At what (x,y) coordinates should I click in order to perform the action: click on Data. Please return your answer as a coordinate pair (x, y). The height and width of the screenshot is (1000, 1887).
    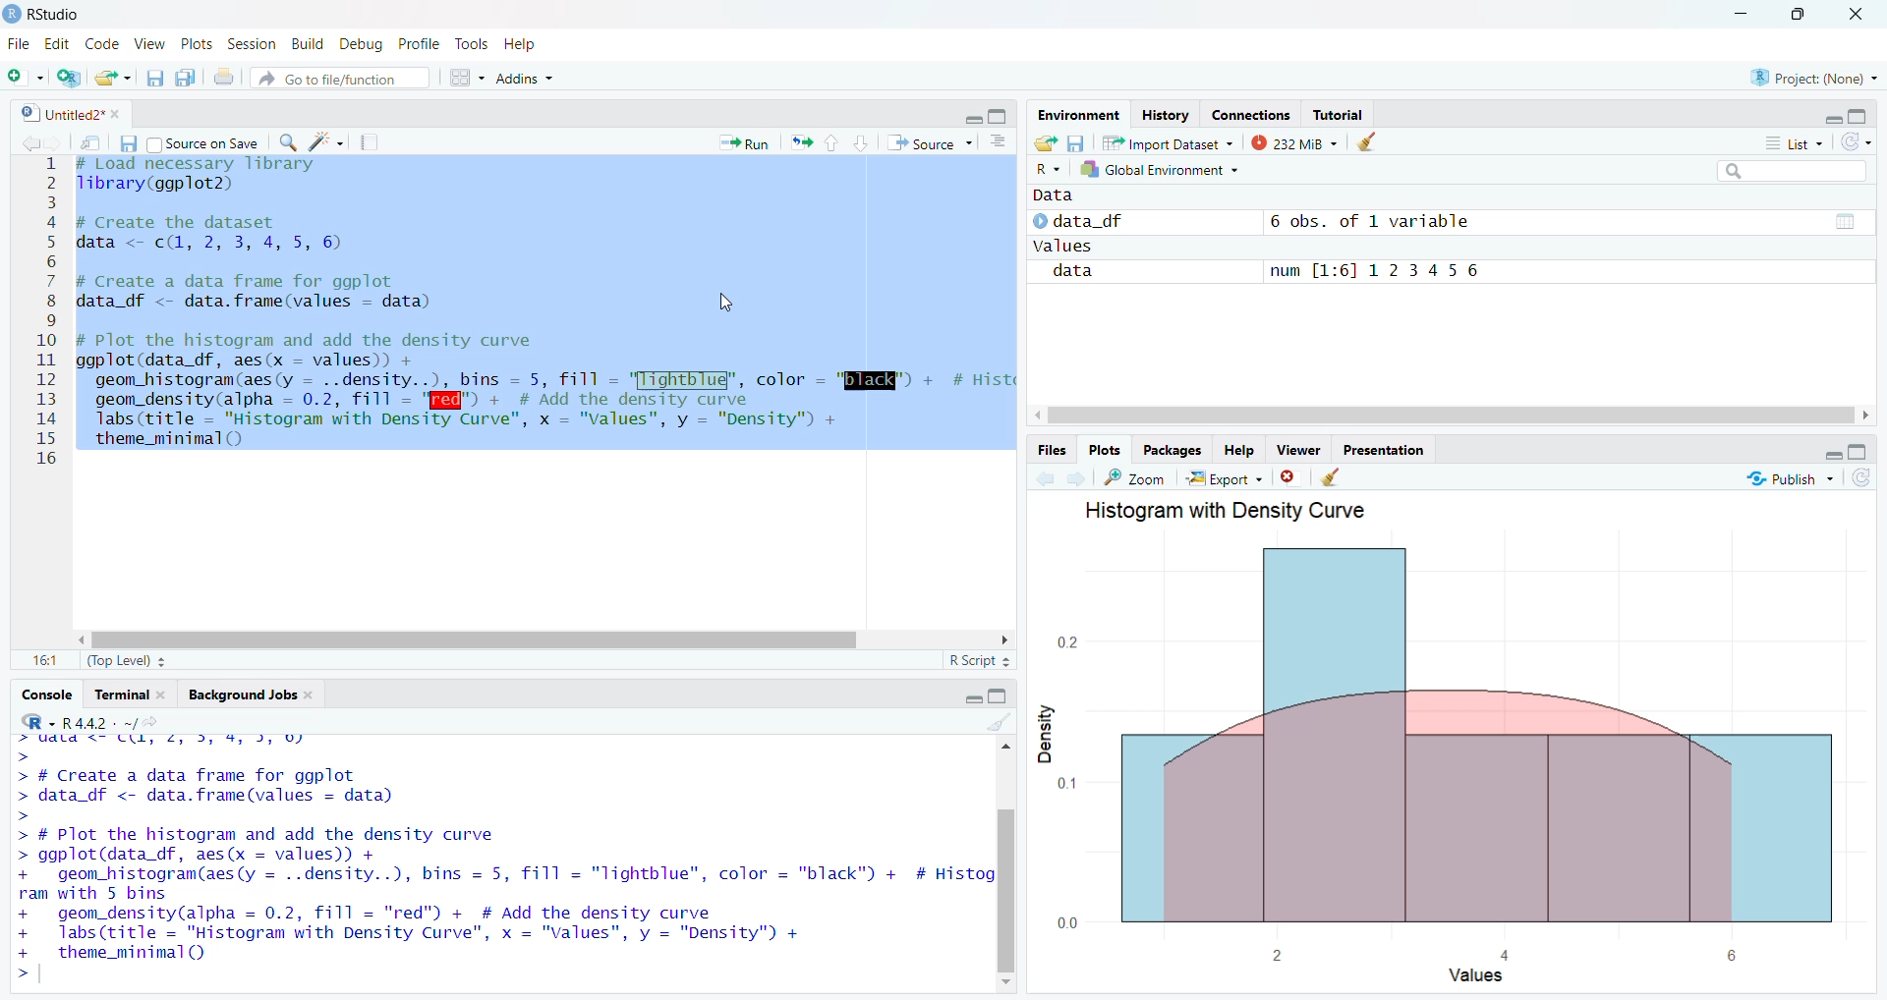
    Looking at the image, I should click on (1055, 196).